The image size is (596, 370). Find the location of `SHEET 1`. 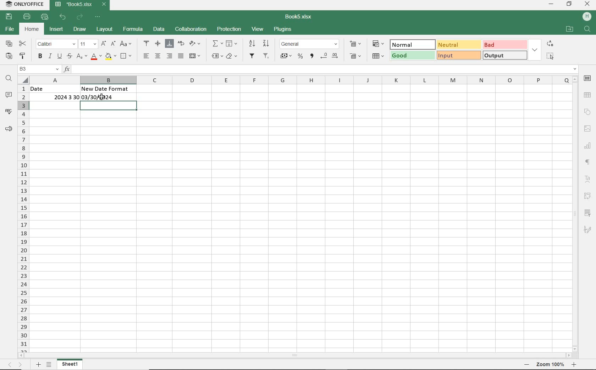

SHEET 1 is located at coordinates (70, 364).